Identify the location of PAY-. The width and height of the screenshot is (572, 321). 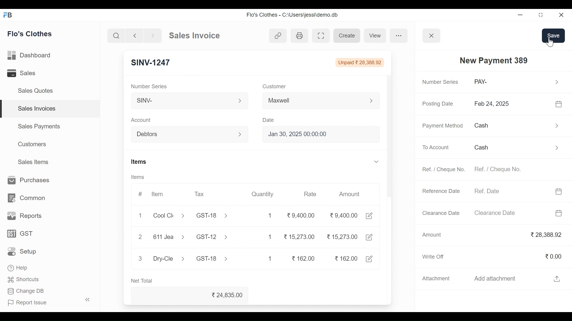
(486, 82).